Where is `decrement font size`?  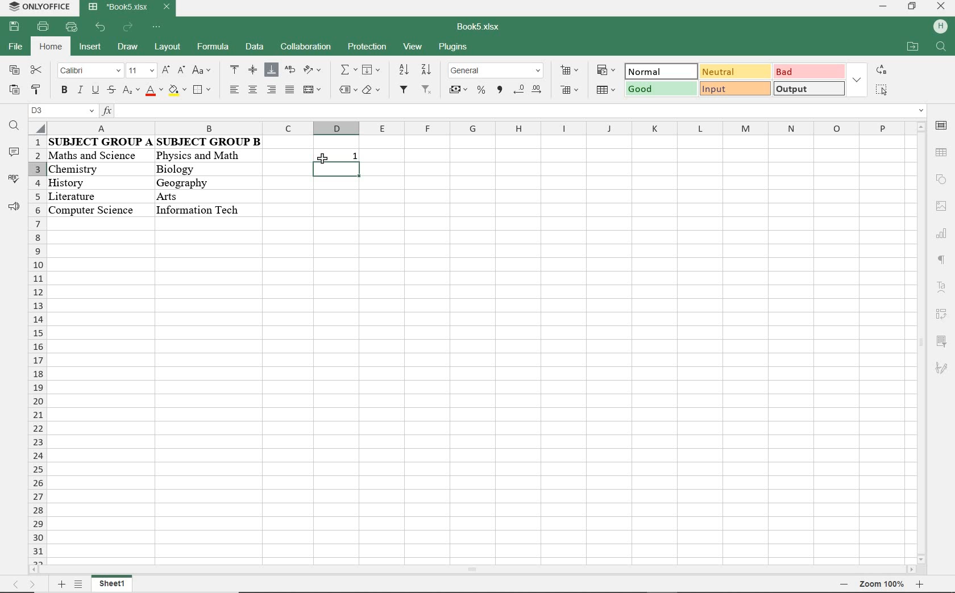 decrement font size is located at coordinates (181, 70).